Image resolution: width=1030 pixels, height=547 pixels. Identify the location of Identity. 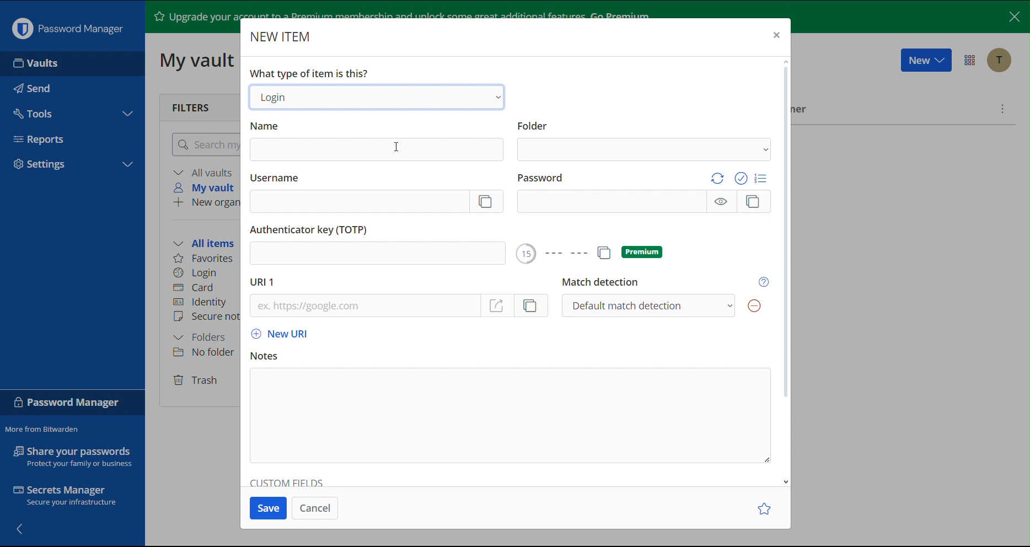
(199, 302).